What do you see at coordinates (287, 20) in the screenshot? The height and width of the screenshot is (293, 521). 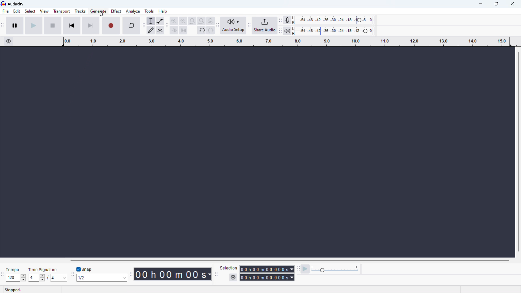 I see `recording meter` at bounding box center [287, 20].